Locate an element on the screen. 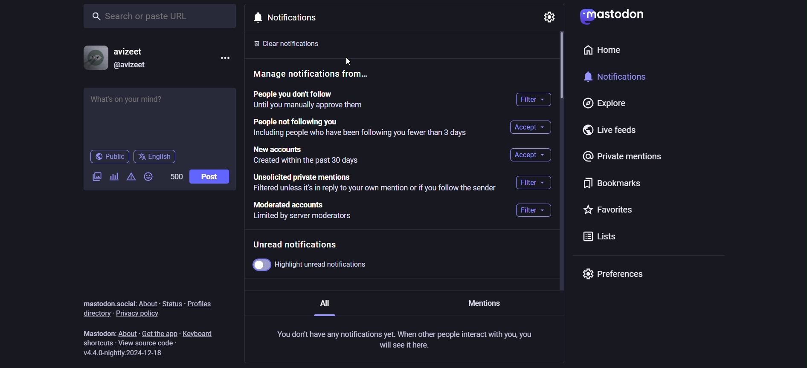 This screenshot has height=368, width=807. notification is located at coordinates (289, 17).